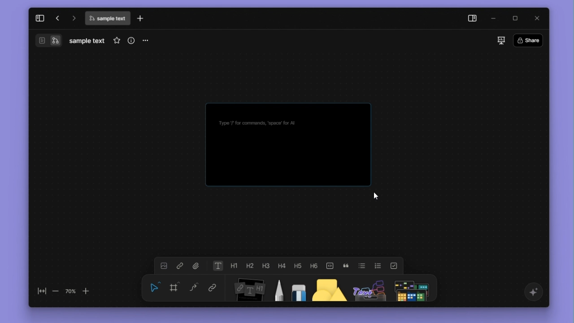 The width and height of the screenshot is (574, 323). Describe the element at coordinates (234, 266) in the screenshot. I see `heading 1` at that location.